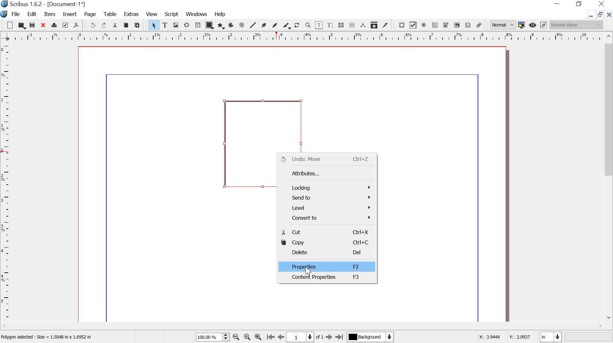 Image resolution: width=613 pixels, height=343 pixels. What do you see at coordinates (103, 26) in the screenshot?
I see `redo` at bounding box center [103, 26].